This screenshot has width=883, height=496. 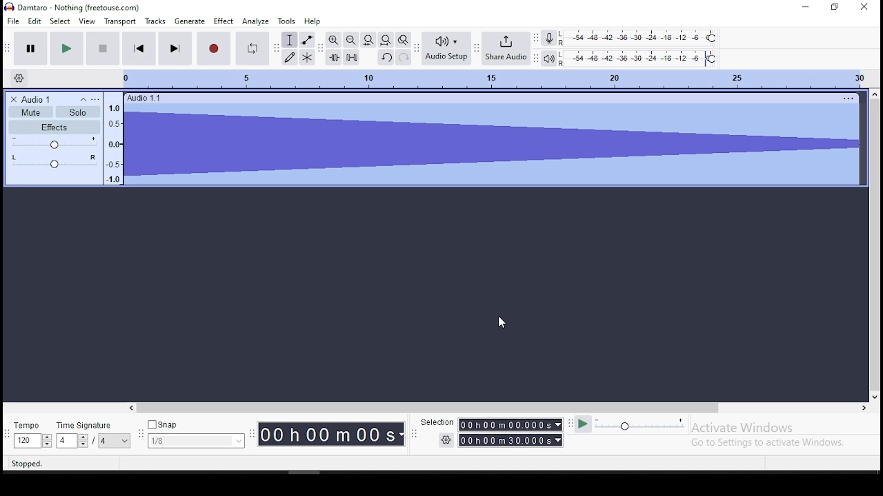 What do you see at coordinates (32, 435) in the screenshot?
I see `tempo` at bounding box center [32, 435].